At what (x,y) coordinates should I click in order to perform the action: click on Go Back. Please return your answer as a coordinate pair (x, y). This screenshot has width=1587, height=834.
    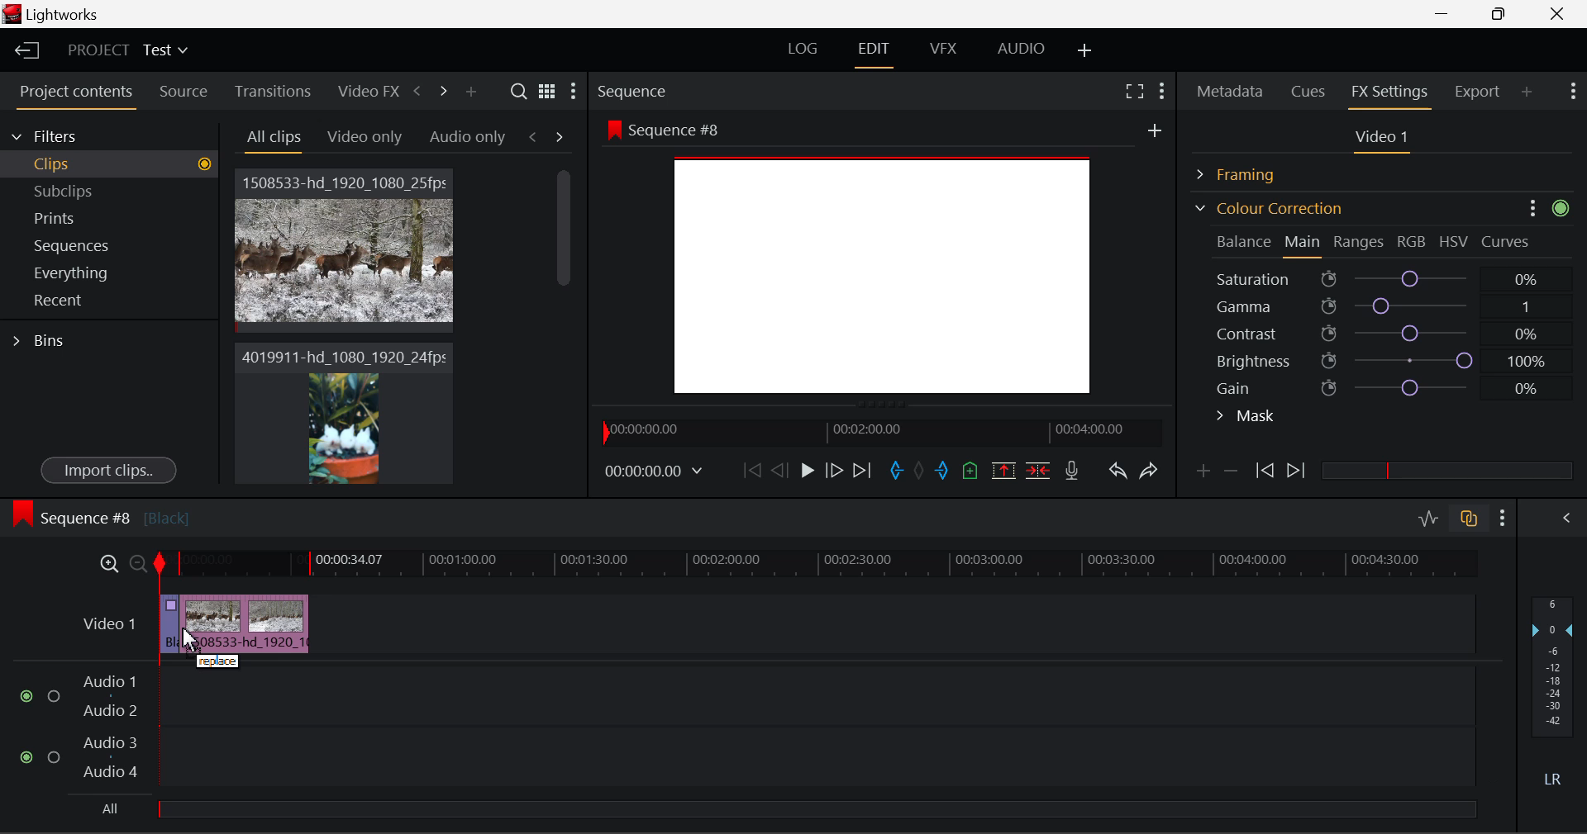
    Looking at the image, I should click on (782, 469).